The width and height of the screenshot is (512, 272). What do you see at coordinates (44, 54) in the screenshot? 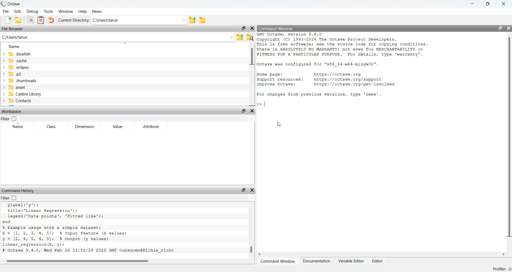
I see `.bluefish` at bounding box center [44, 54].